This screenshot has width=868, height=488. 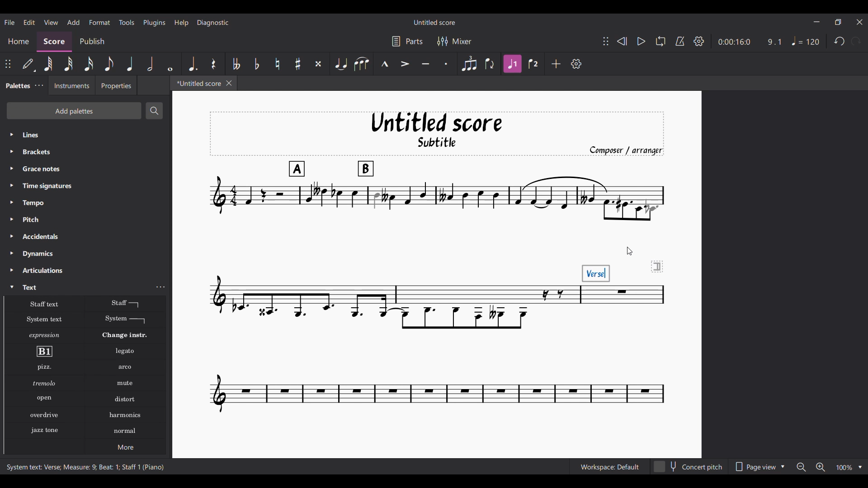 What do you see at coordinates (660, 41) in the screenshot?
I see `Loop playback` at bounding box center [660, 41].